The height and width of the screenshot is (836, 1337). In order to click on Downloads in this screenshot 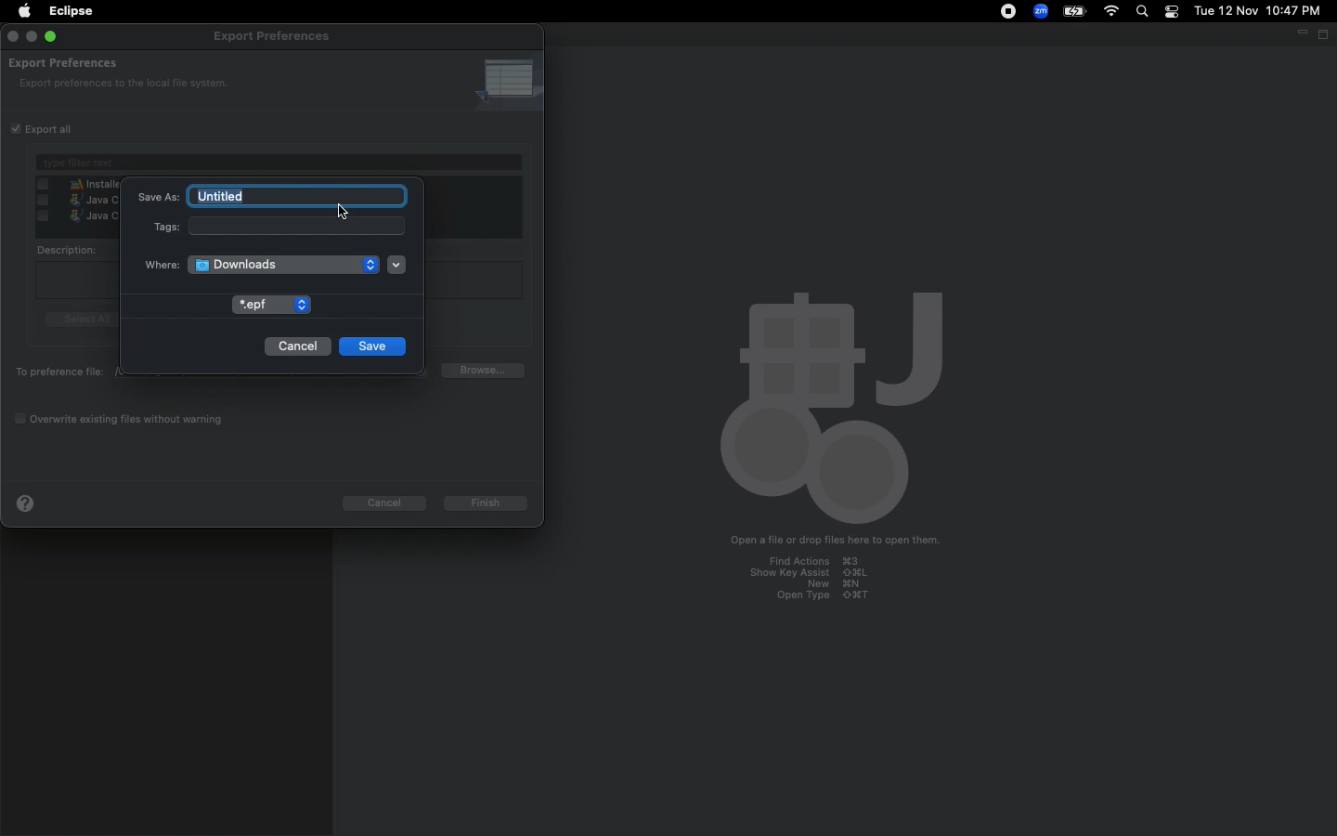, I will do `click(263, 264)`.